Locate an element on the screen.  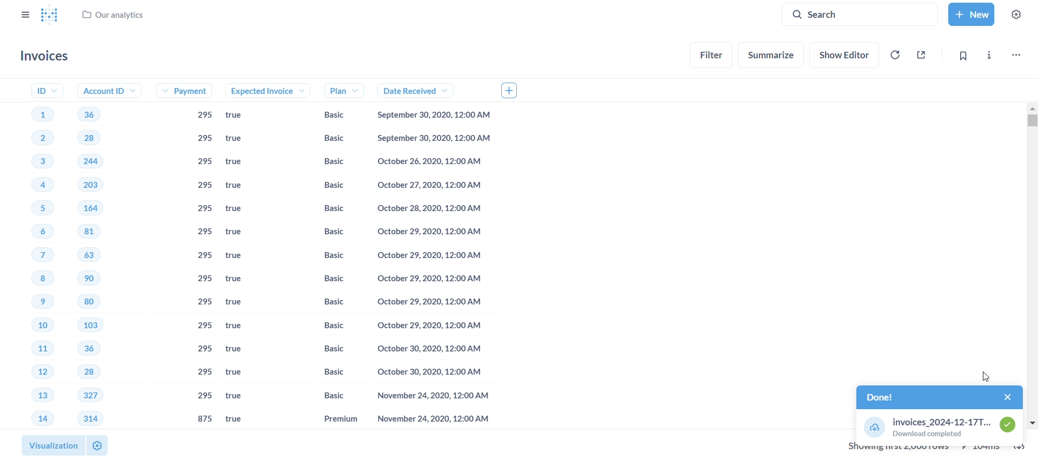
2 is located at coordinates (35, 139).